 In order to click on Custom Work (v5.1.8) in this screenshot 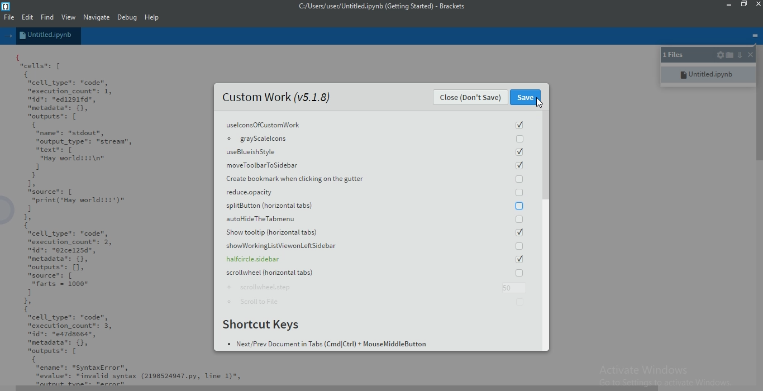, I will do `click(283, 96)`.